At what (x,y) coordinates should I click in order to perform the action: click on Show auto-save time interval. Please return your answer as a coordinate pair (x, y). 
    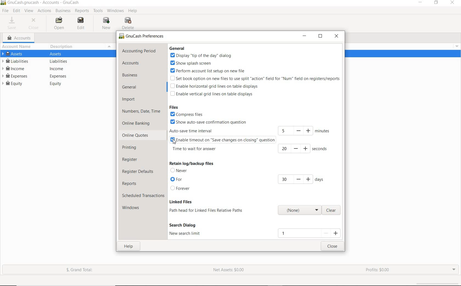
    Looking at the image, I should click on (208, 122).